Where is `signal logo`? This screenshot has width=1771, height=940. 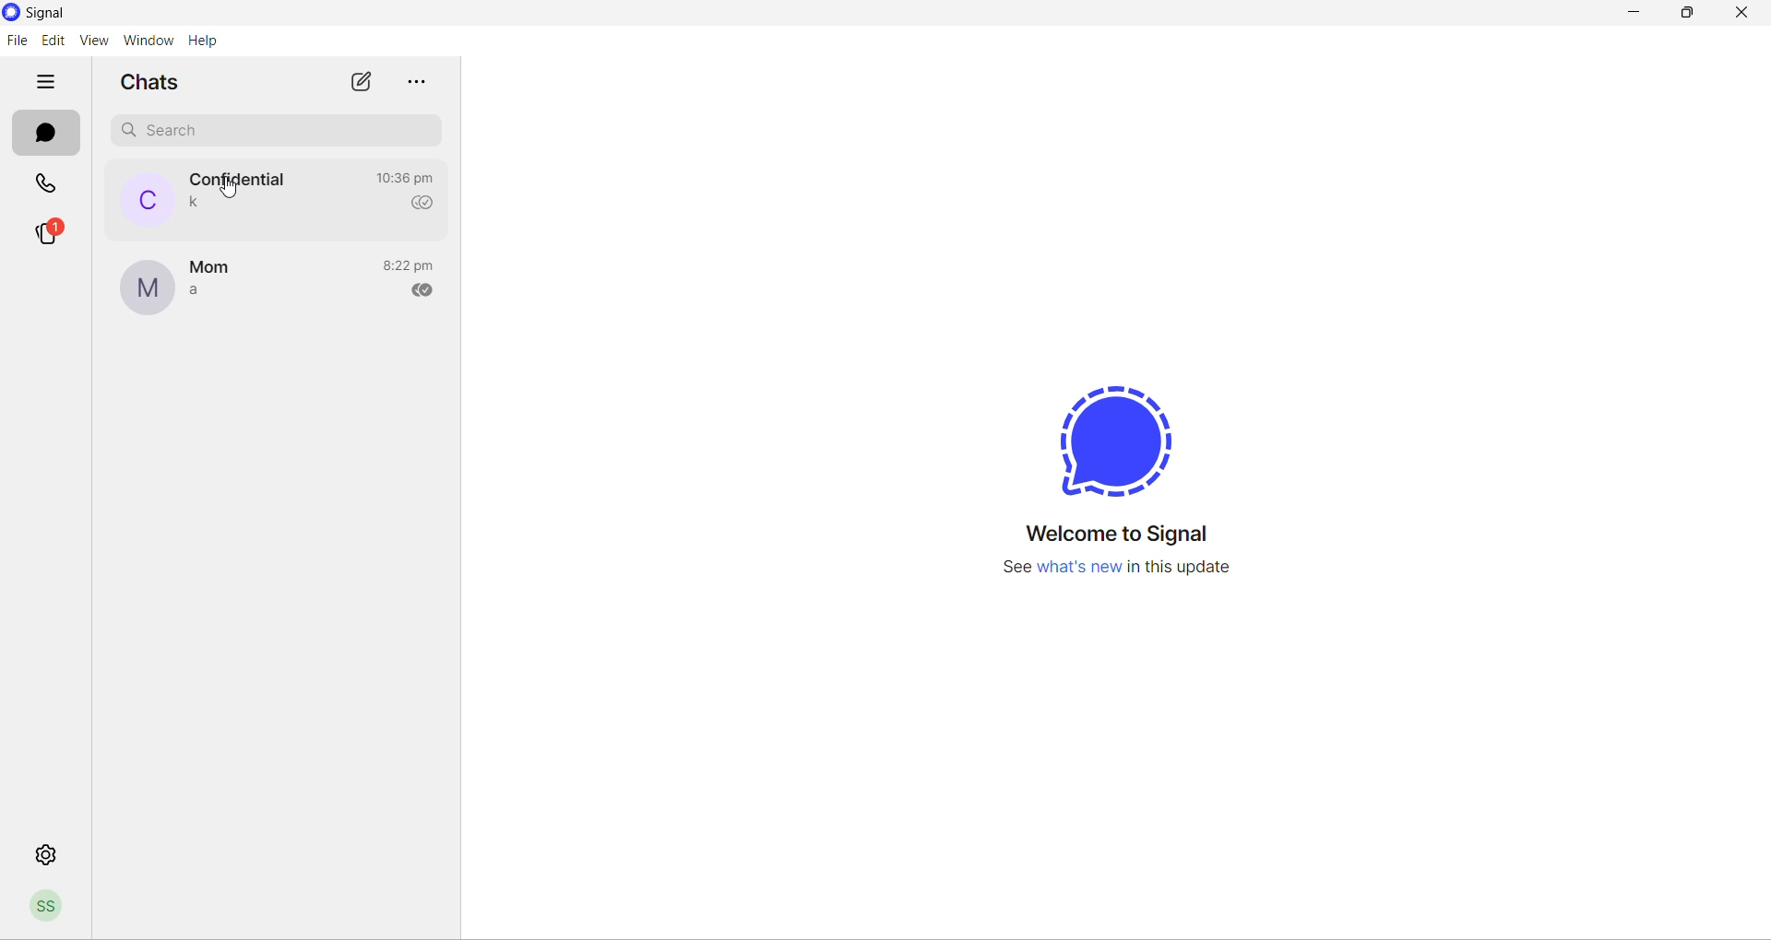 signal logo is located at coordinates (1121, 434).